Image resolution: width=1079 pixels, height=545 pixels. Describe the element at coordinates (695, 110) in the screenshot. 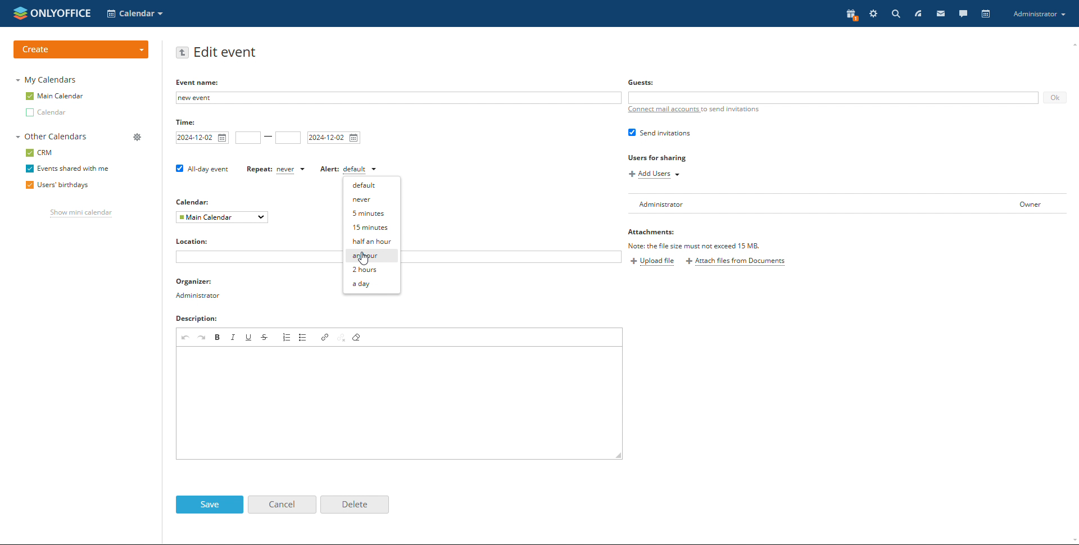

I see `connect mail accounts` at that location.